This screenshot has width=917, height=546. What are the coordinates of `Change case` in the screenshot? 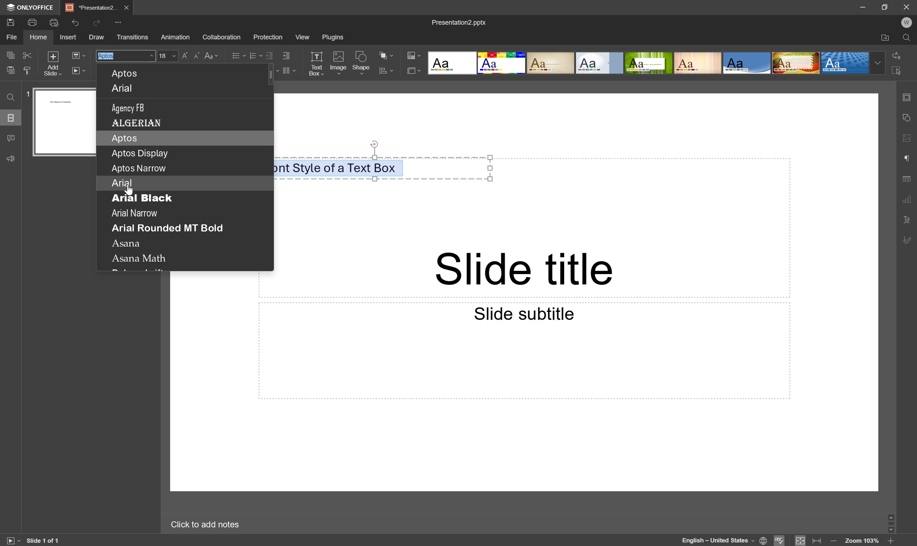 It's located at (211, 54).